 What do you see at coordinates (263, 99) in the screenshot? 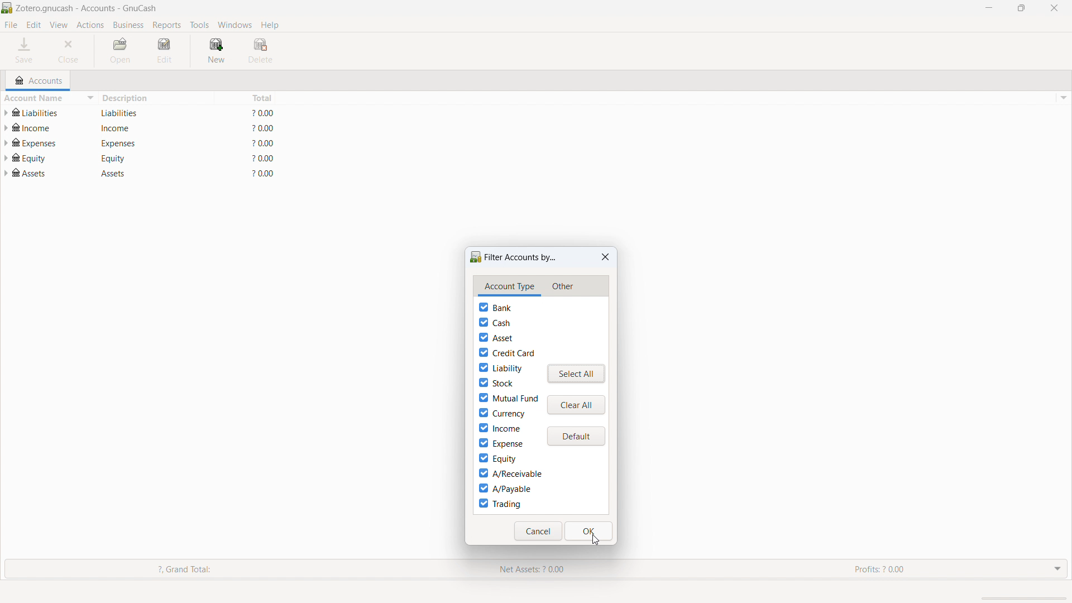
I see `total` at bounding box center [263, 99].